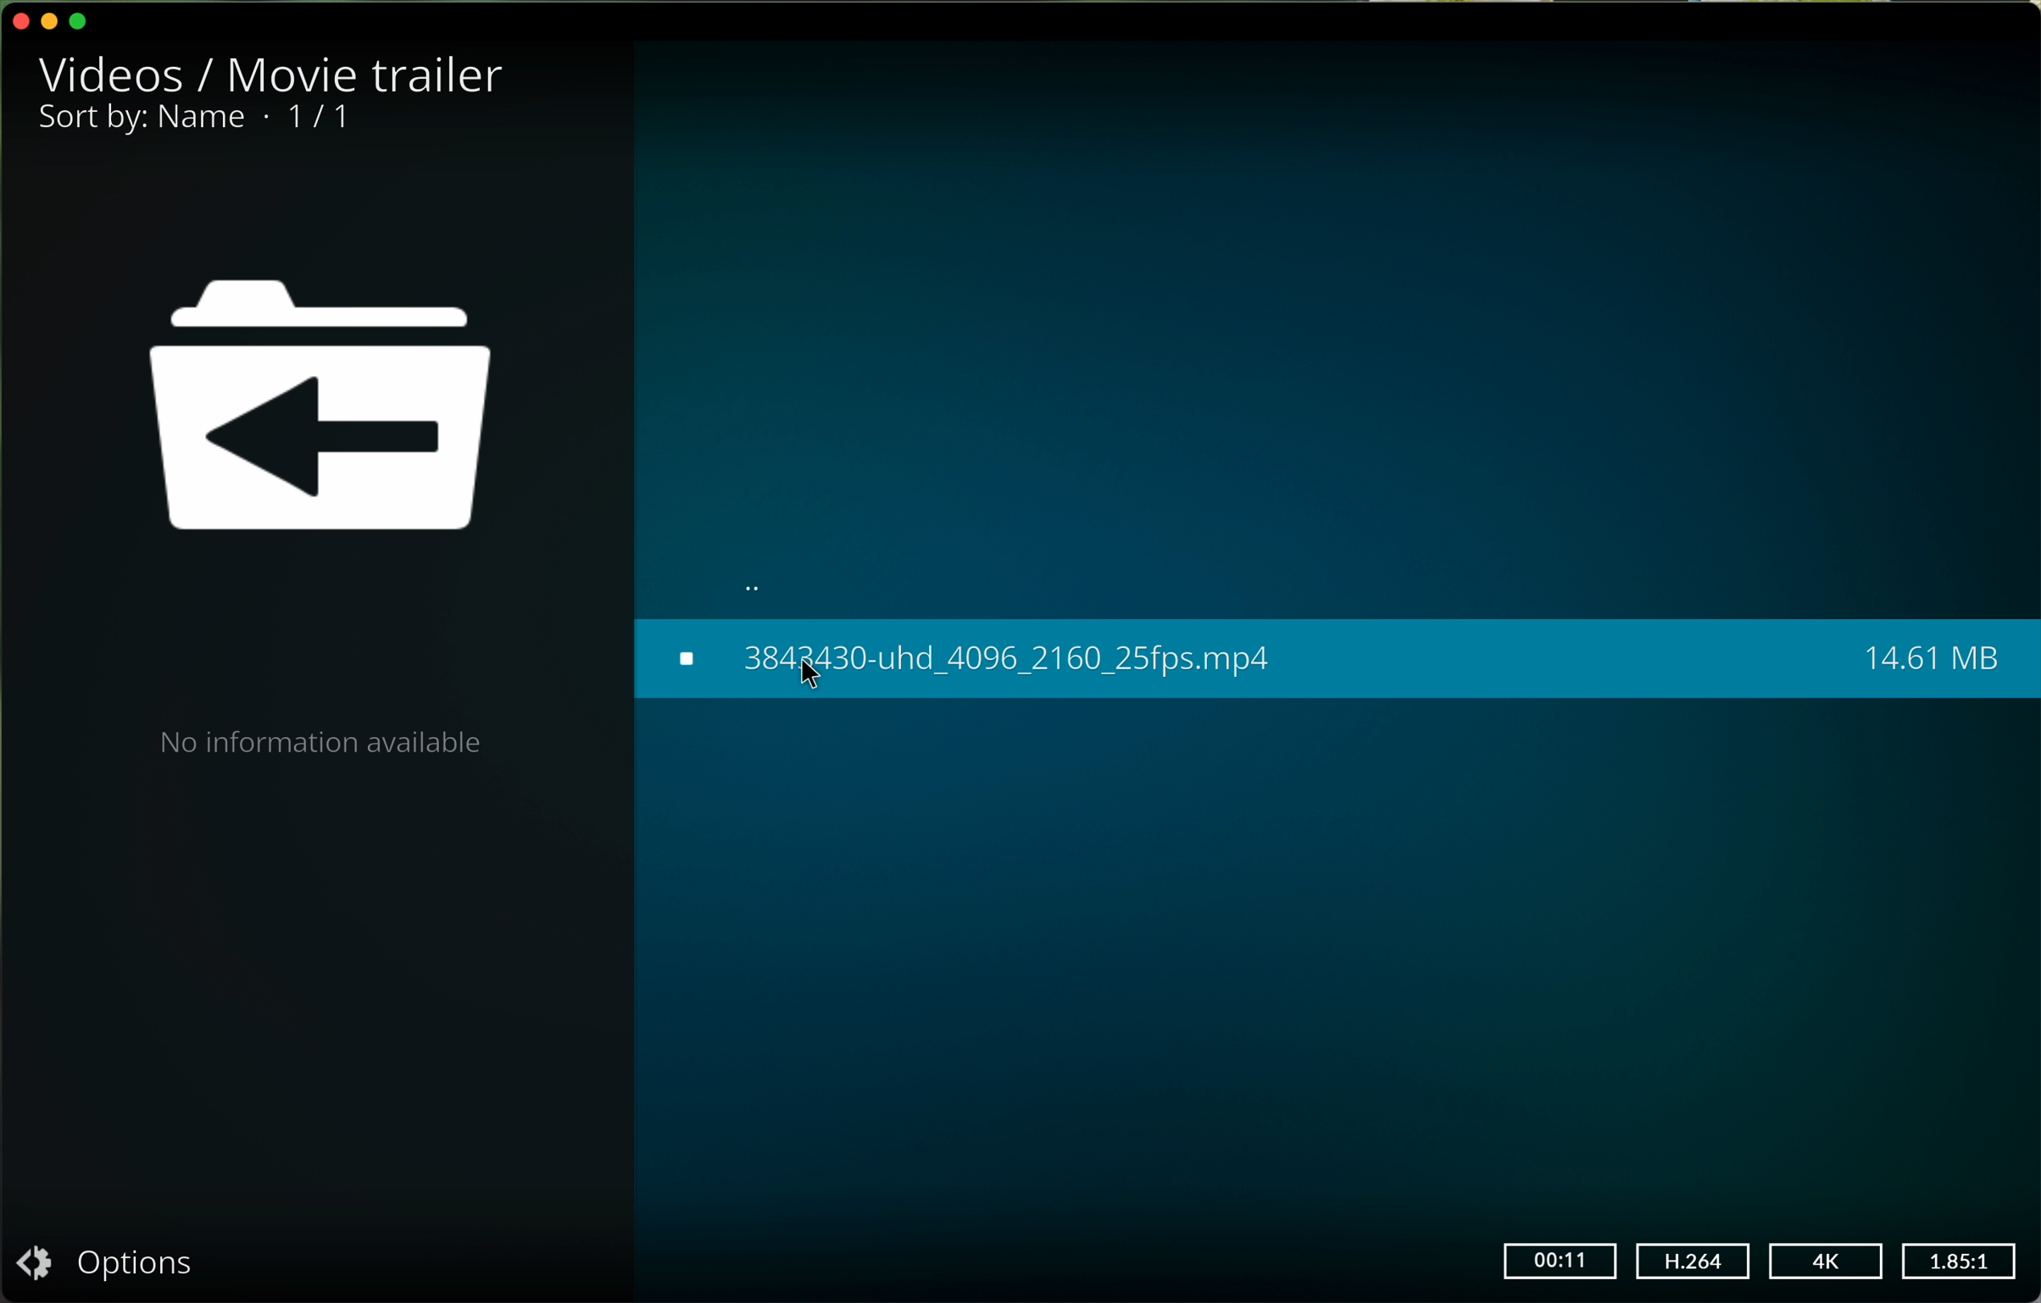 The image size is (2041, 1303). I want to click on 4K, so click(1825, 1261).